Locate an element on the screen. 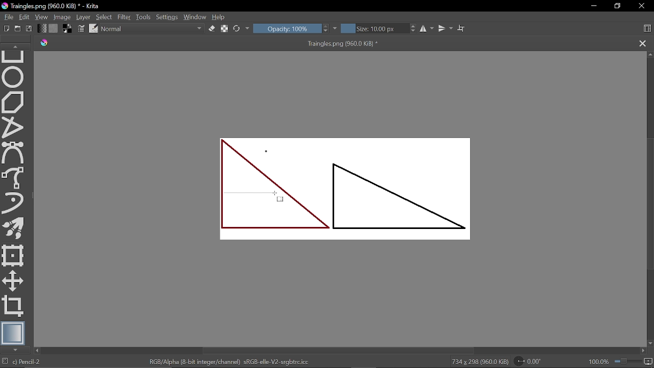  734 x 298 (960.0 KiB) is located at coordinates (479, 362).